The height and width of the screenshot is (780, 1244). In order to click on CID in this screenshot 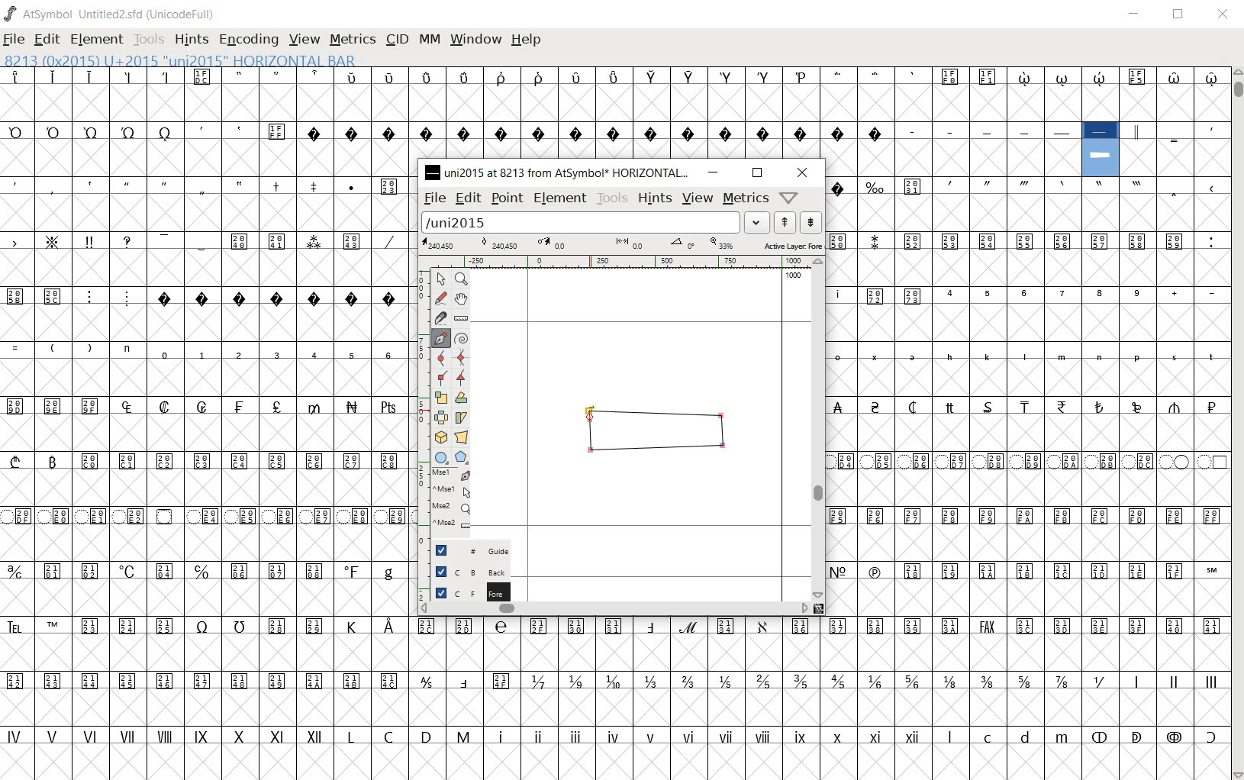, I will do `click(397, 39)`.